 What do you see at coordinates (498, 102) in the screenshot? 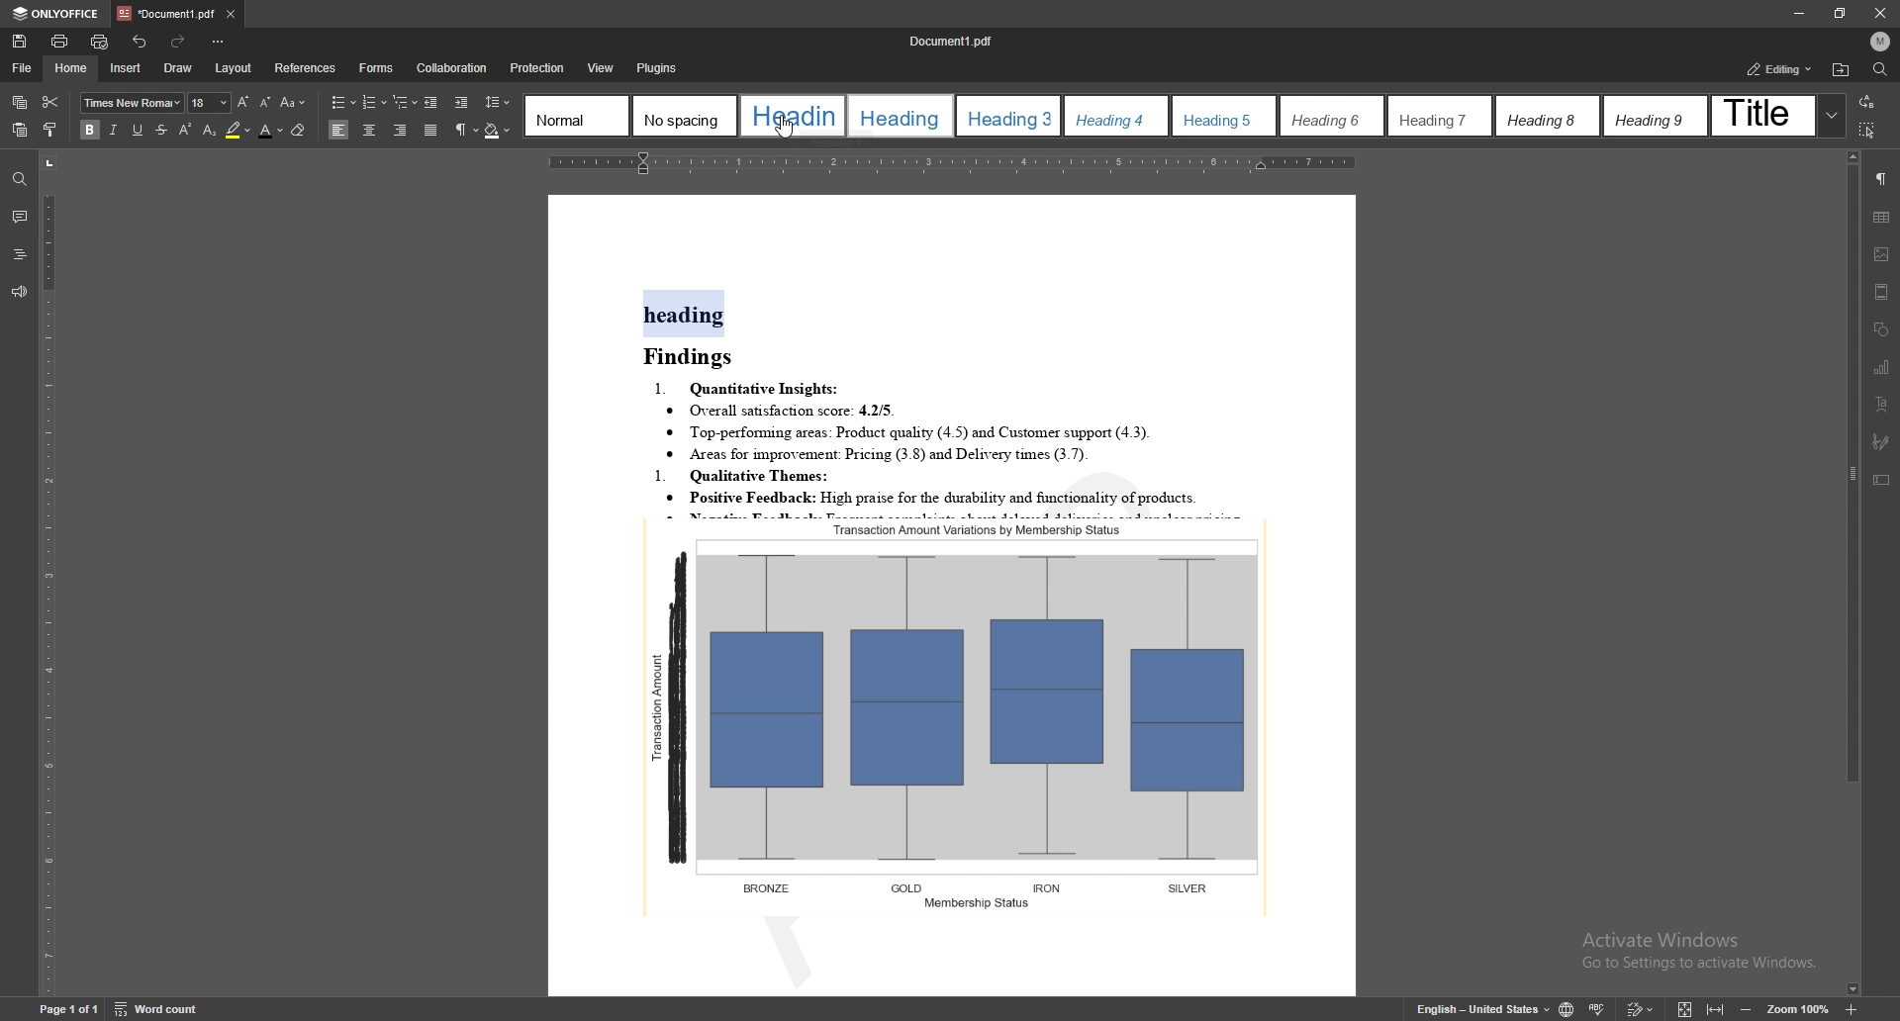
I see `line spacing` at bounding box center [498, 102].